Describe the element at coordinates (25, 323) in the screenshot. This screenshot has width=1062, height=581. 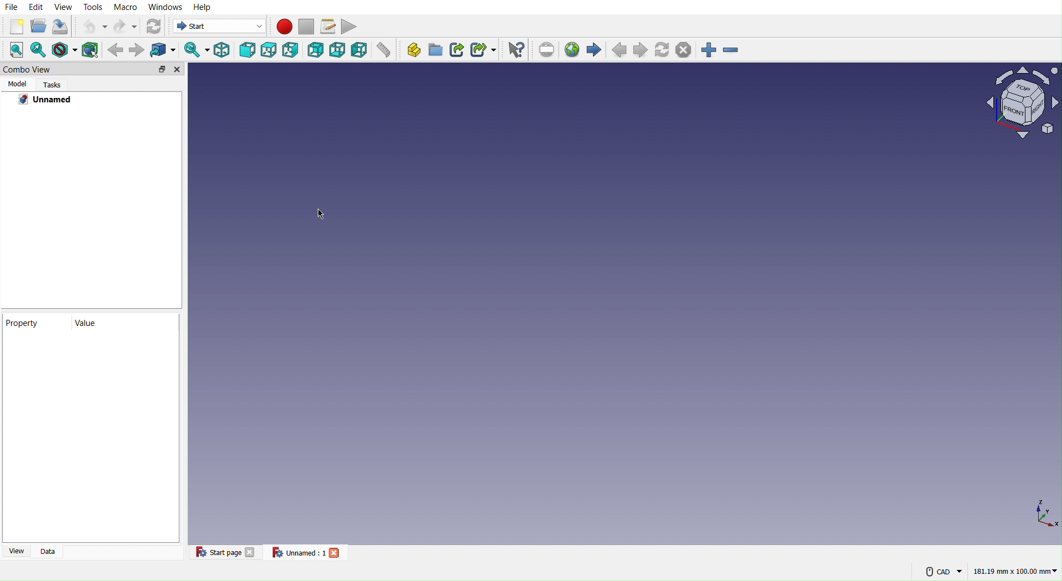
I see `Property` at that location.